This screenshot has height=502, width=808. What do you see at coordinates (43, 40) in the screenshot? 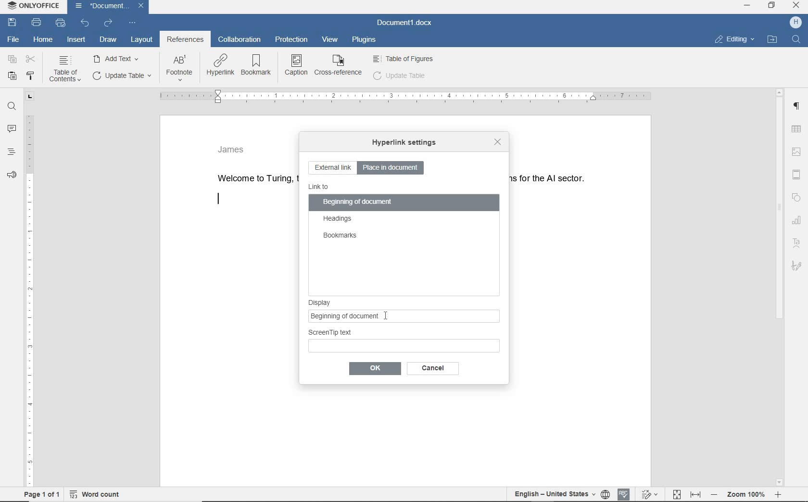
I see `home` at bounding box center [43, 40].